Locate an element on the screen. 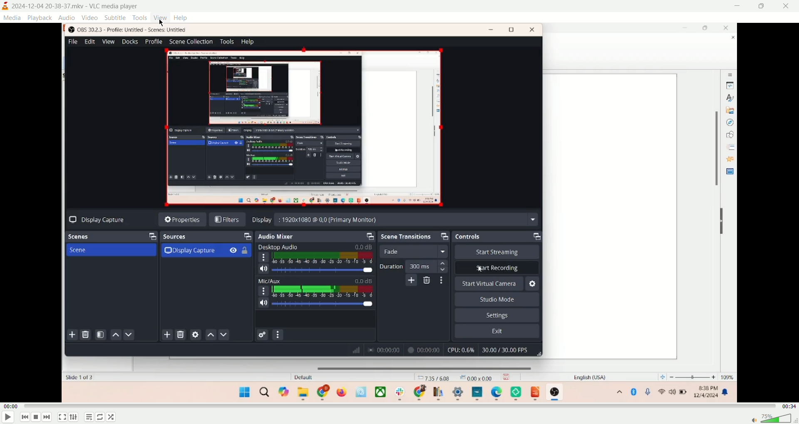  extended settings is located at coordinates (73, 417).